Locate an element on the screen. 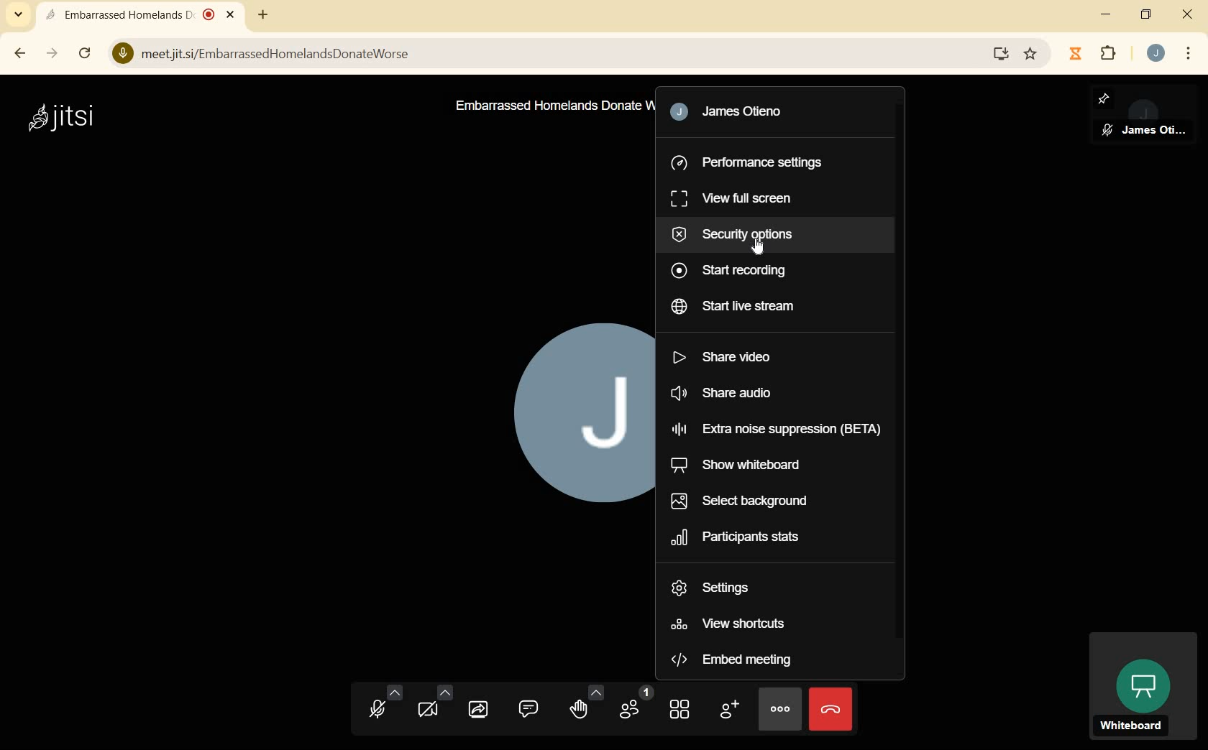 This screenshot has height=750, width=1208. new tab is located at coordinates (262, 16).